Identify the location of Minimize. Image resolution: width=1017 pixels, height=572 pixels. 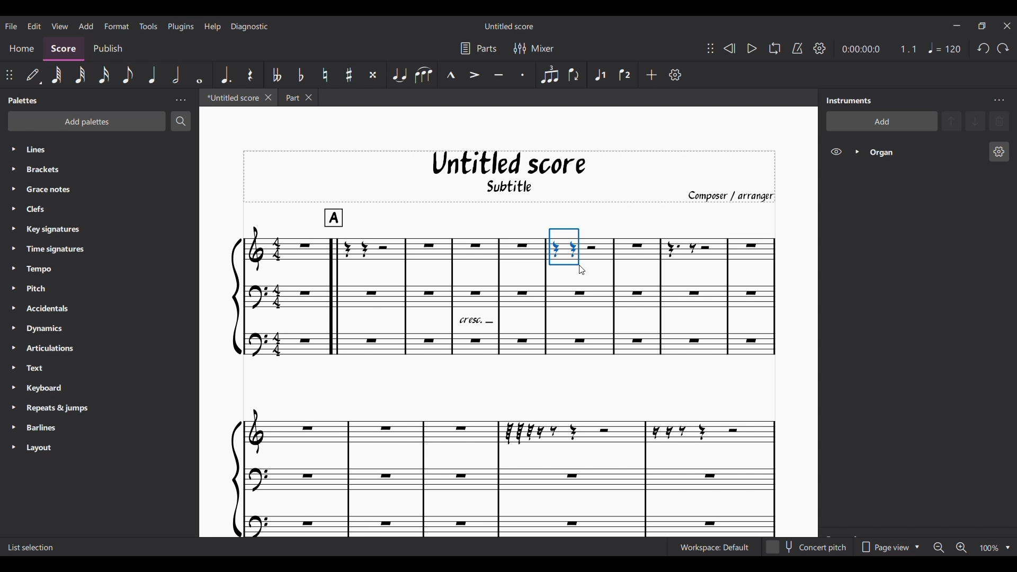
(957, 25).